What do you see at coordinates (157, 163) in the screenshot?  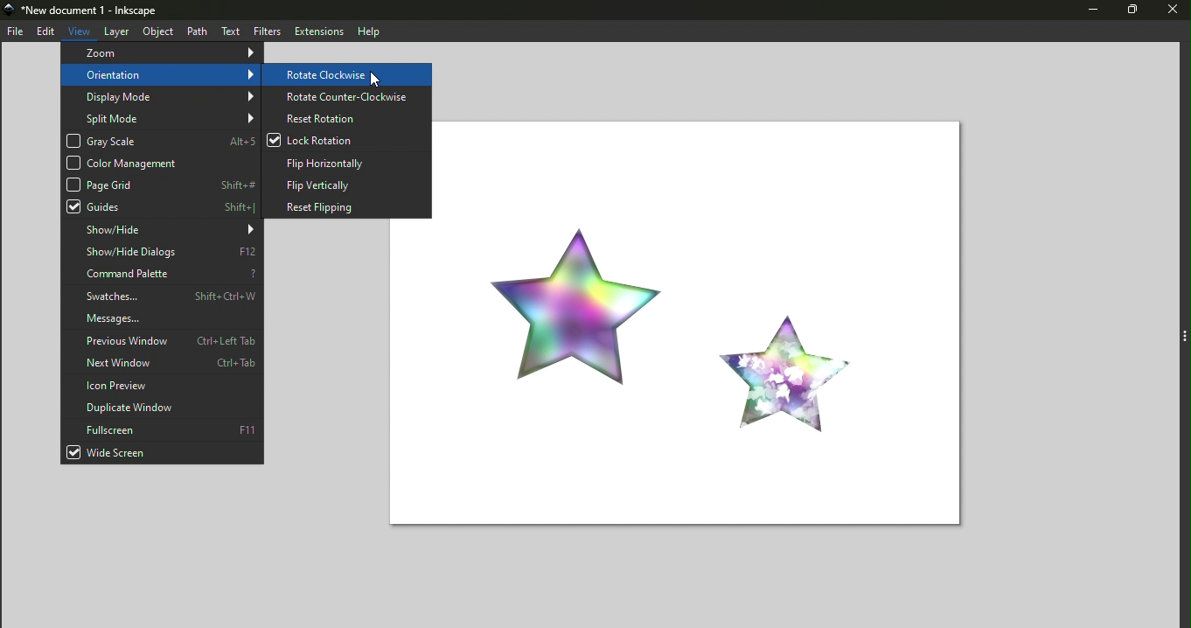 I see `Color management` at bounding box center [157, 163].